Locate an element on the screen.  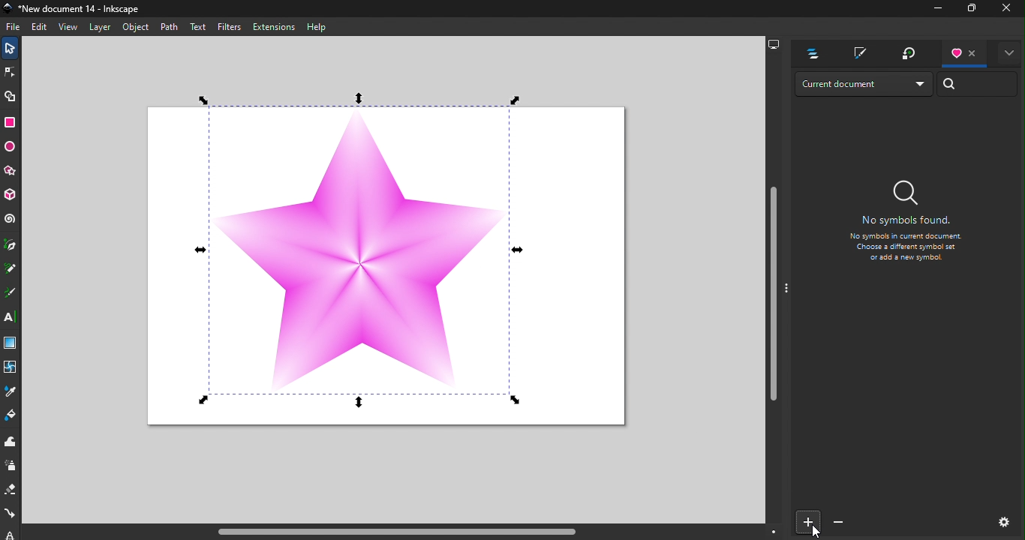
Tweak tool is located at coordinates (13, 440).